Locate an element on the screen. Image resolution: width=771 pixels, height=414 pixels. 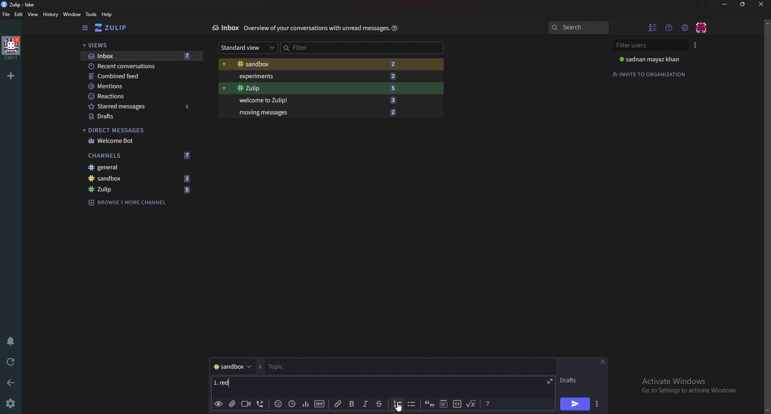
Italic is located at coordinates (365, 405).